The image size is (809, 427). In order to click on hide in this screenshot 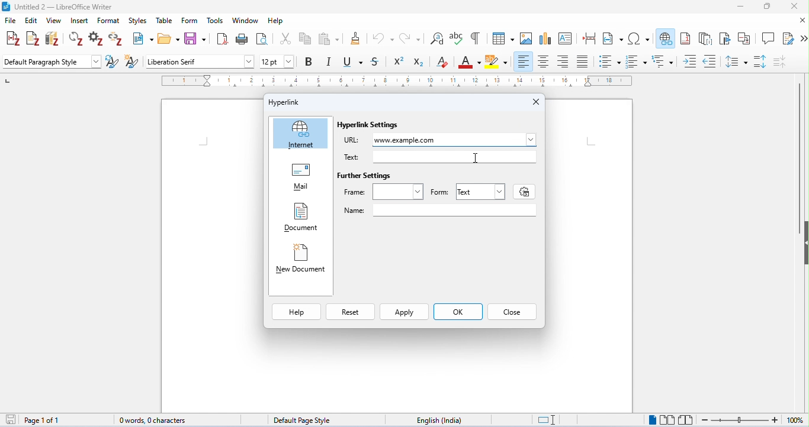, I will do `click(804, 244)`.